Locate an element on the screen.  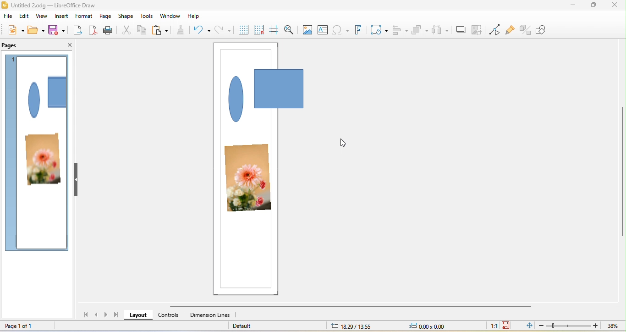
cut is located at coordinates (128, 31).